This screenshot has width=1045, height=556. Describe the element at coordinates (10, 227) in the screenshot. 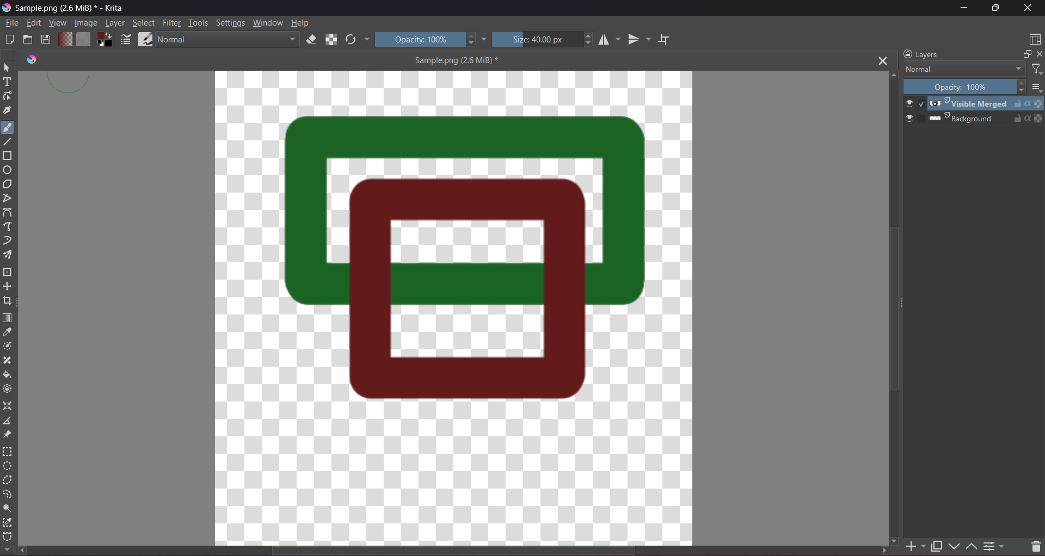

I see `Freehand Path` at that location.